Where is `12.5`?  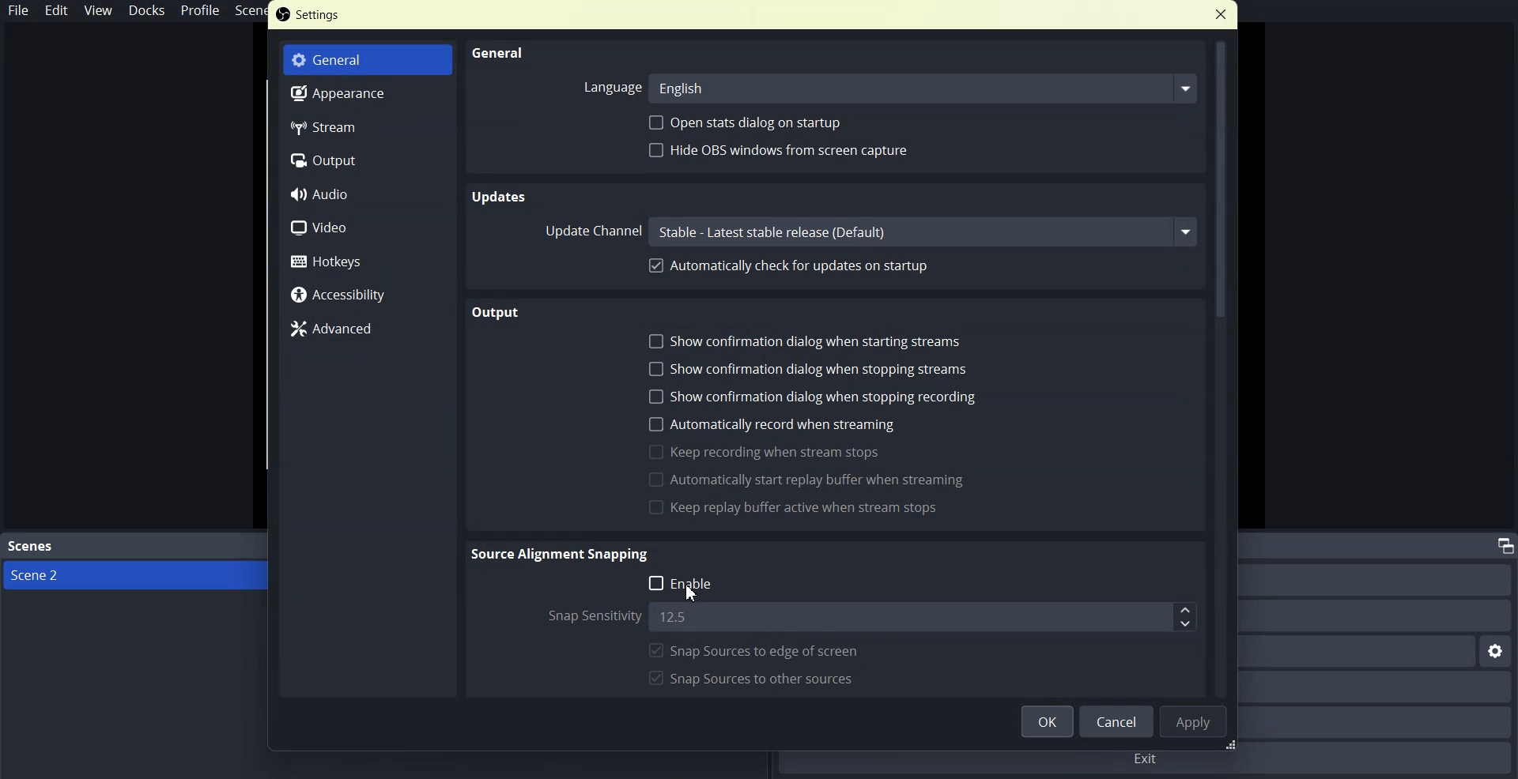
12.5 is located at coordinates (920, 615).